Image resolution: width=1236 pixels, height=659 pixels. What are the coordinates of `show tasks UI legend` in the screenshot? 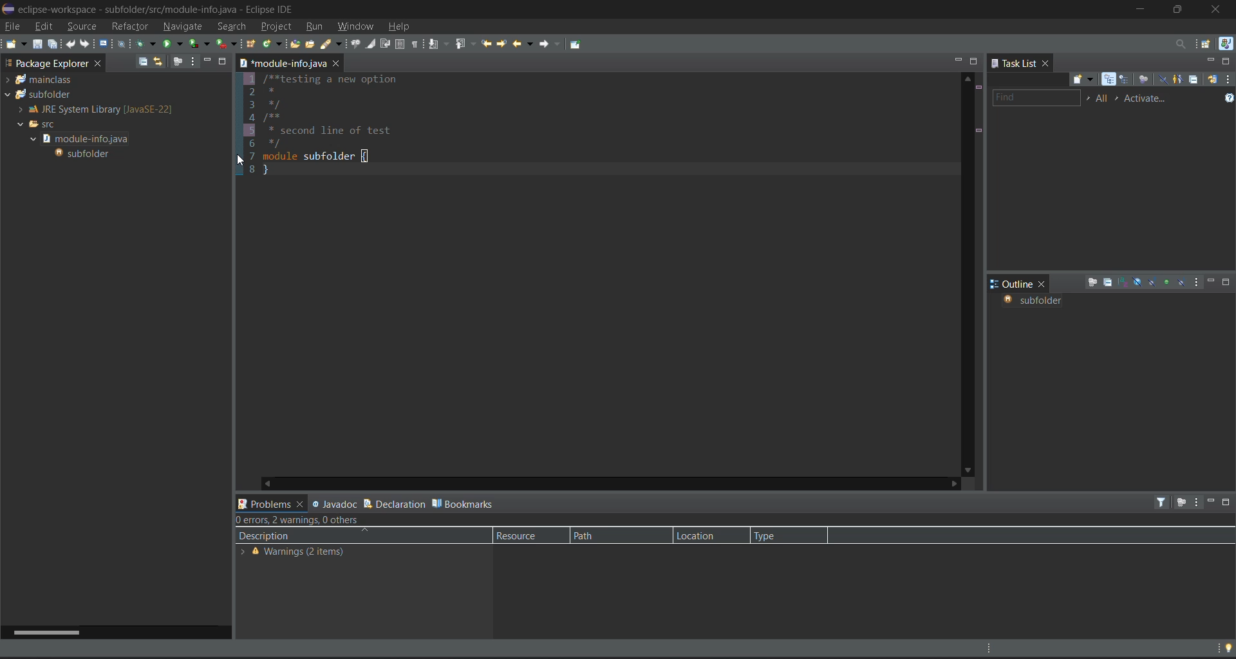 It's located at (1228, 100).